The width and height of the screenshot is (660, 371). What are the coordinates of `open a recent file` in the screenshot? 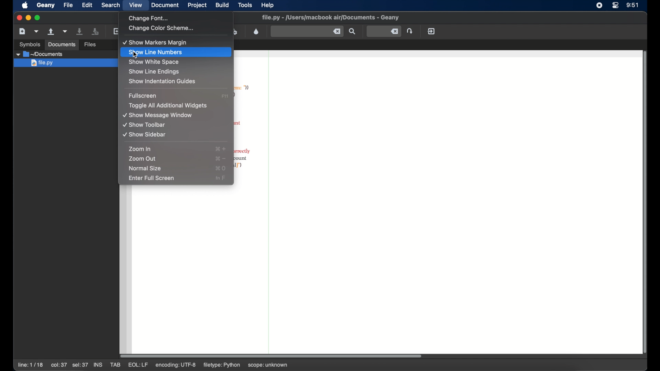 It's located at (66, 31).